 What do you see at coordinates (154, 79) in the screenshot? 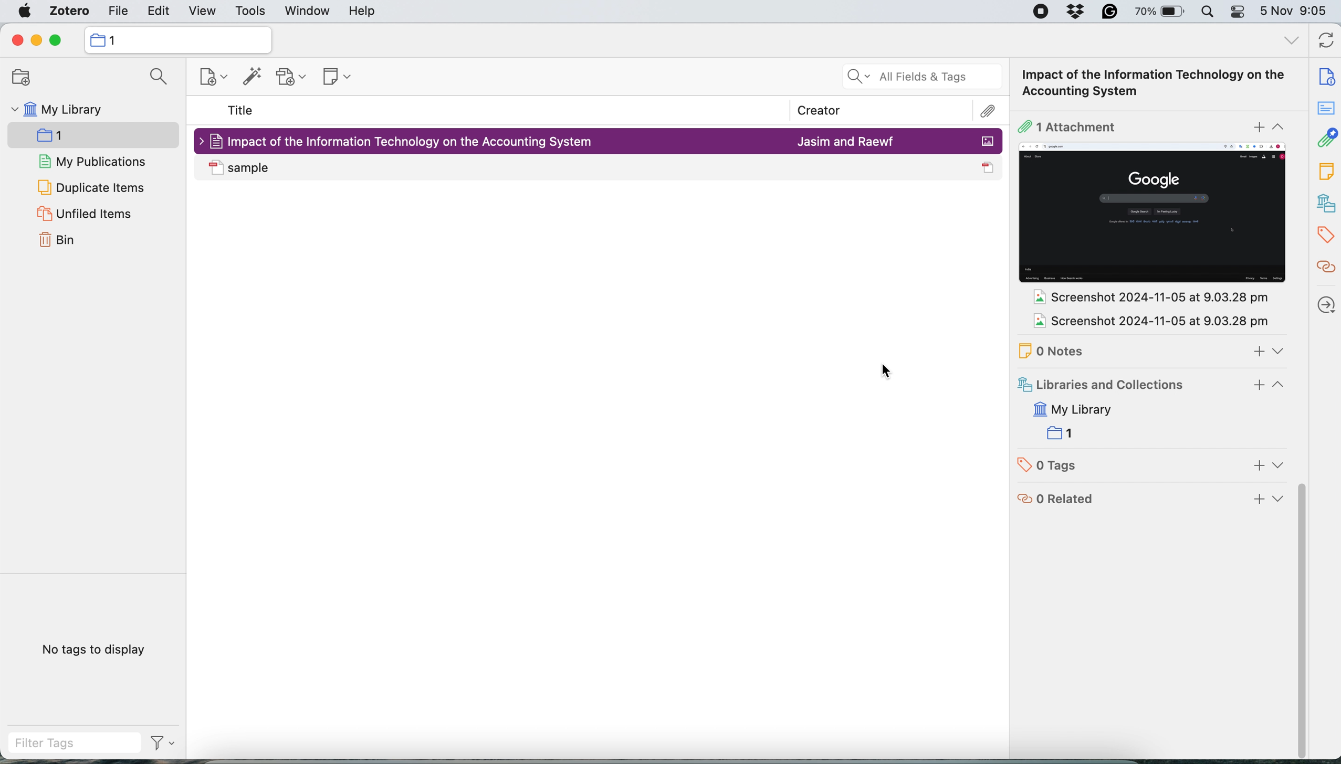
I see `searcg` at bounding box center [154, 79].